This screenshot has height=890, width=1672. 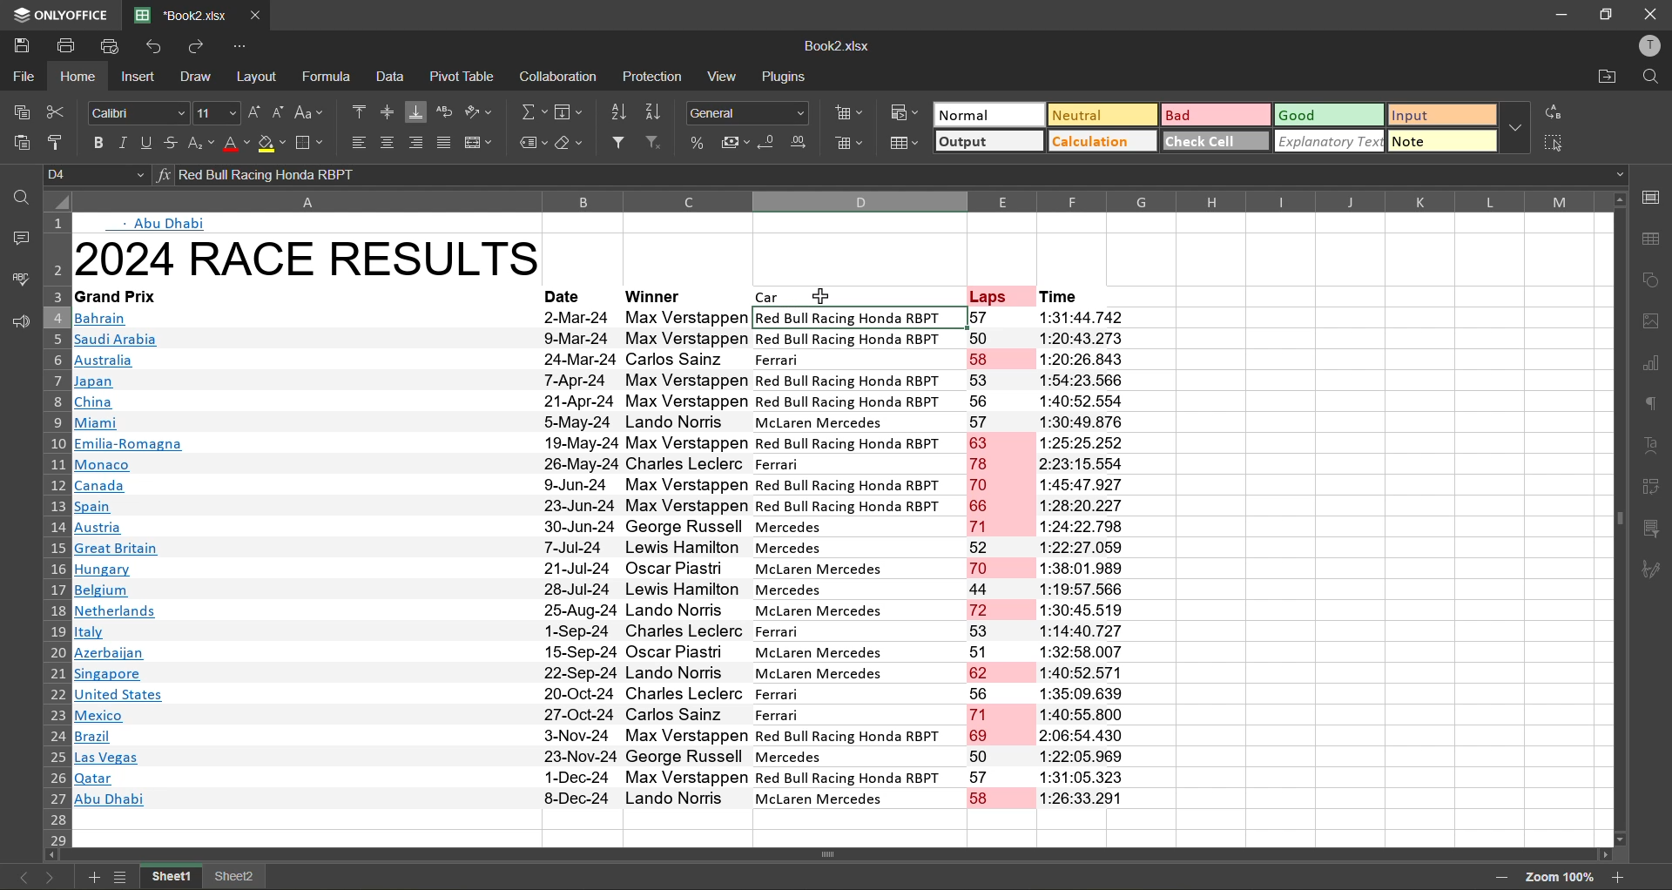 What do you see at coordinates (20, 321) in the screenshot?
I see `feedback` at bounding box center [20, 321].